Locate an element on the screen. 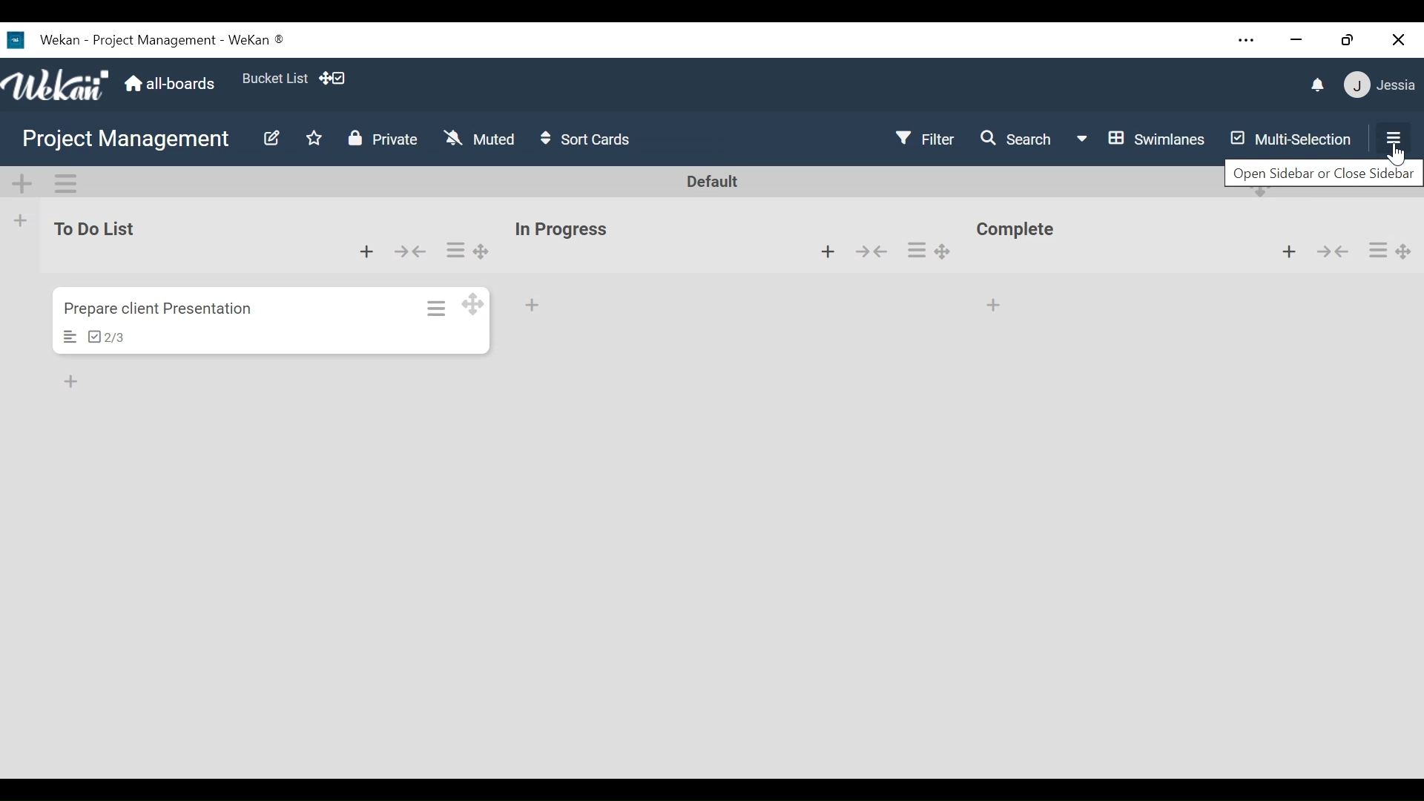 This screenshot has height=801, width=1424. Wekan Desktop icon is located at coordinates (144, 39).